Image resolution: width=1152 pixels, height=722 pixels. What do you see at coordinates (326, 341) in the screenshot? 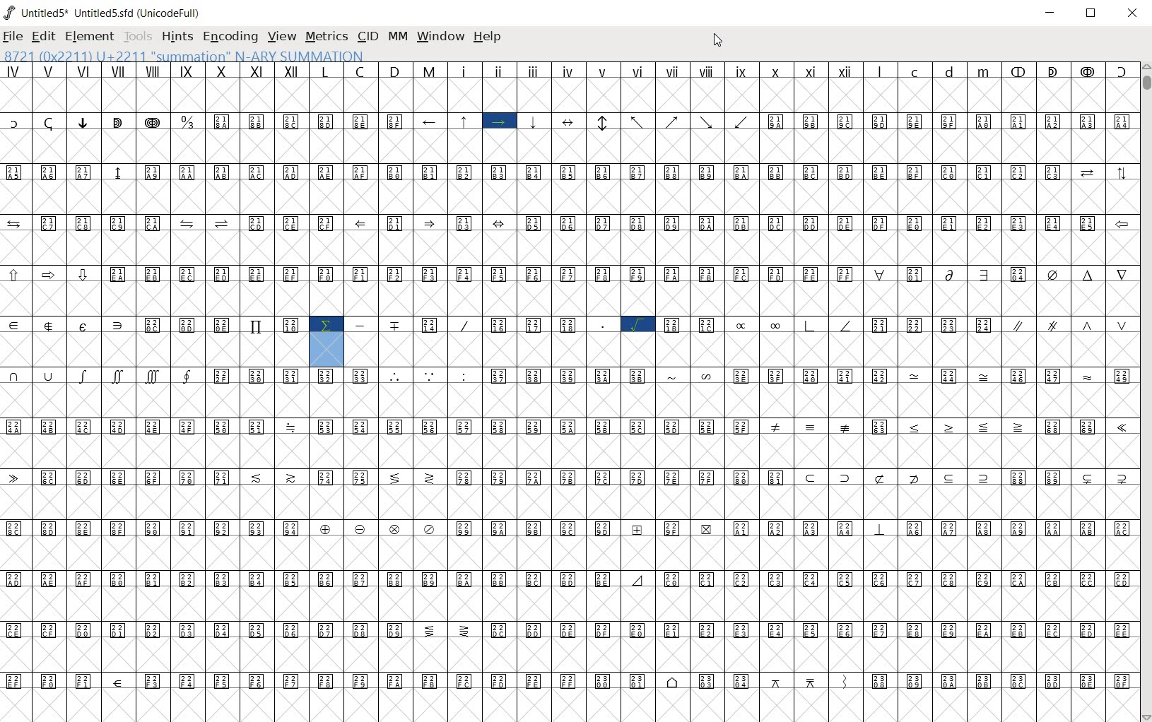
I see `highlighted symbol` at bounding box center [326, 341].